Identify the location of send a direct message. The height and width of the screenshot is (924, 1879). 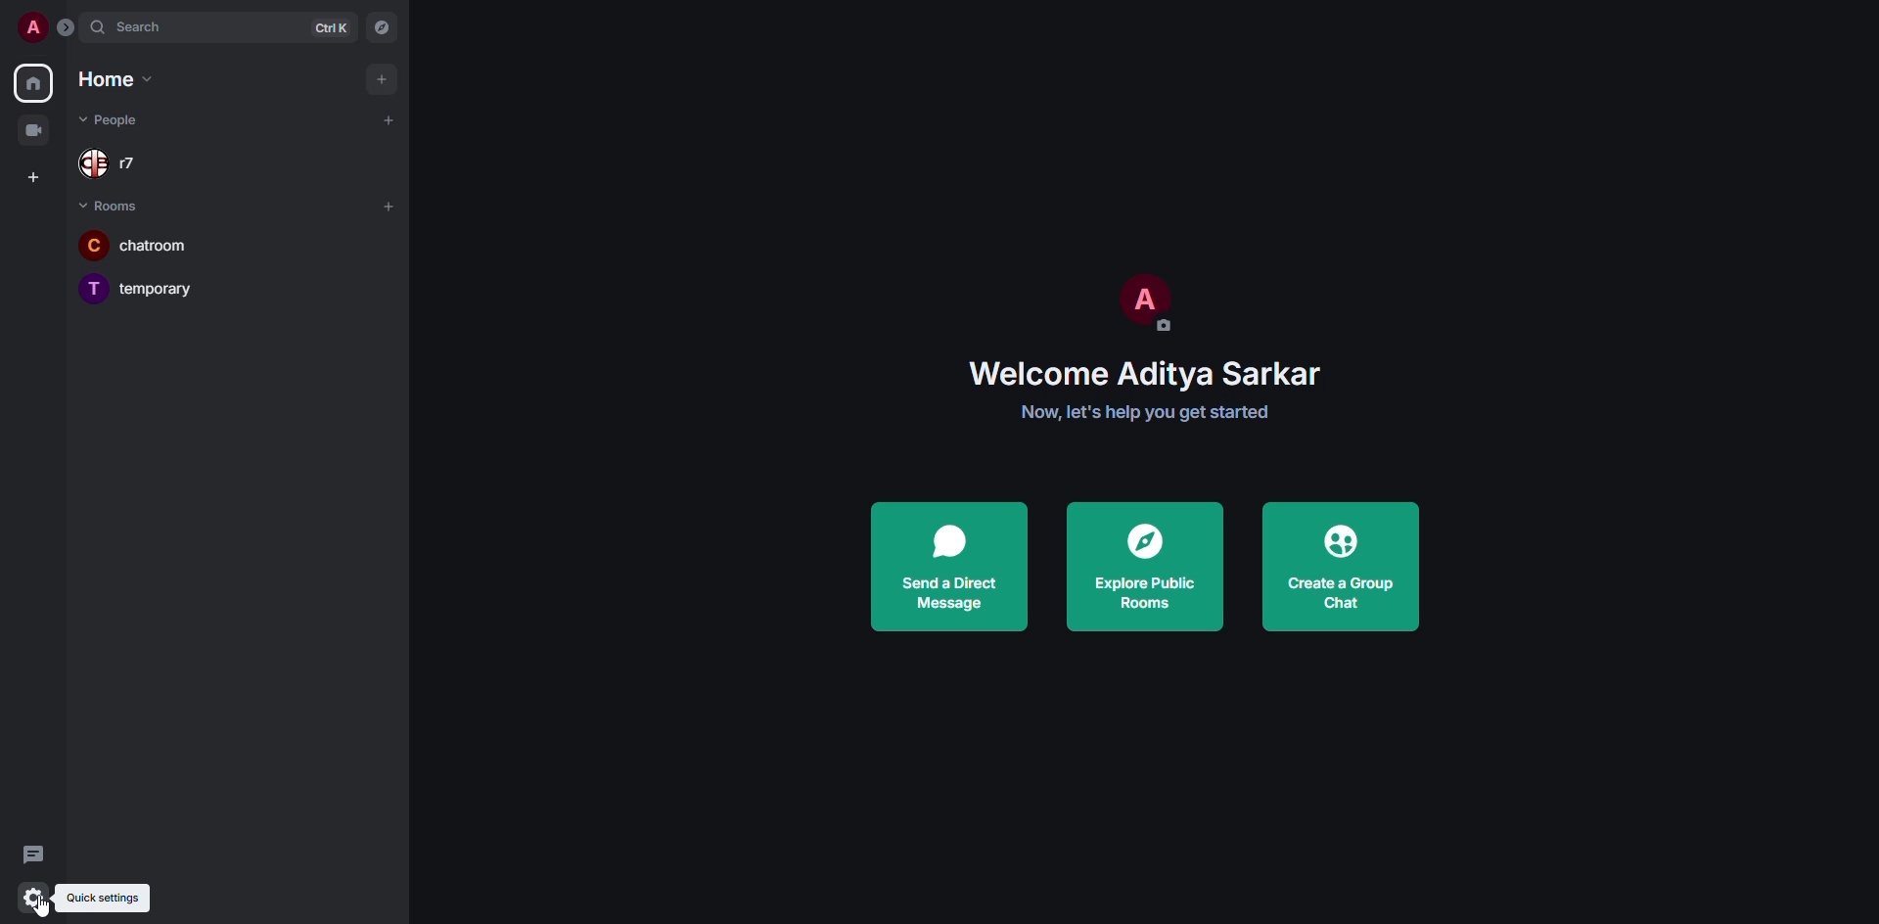
(953, 567).